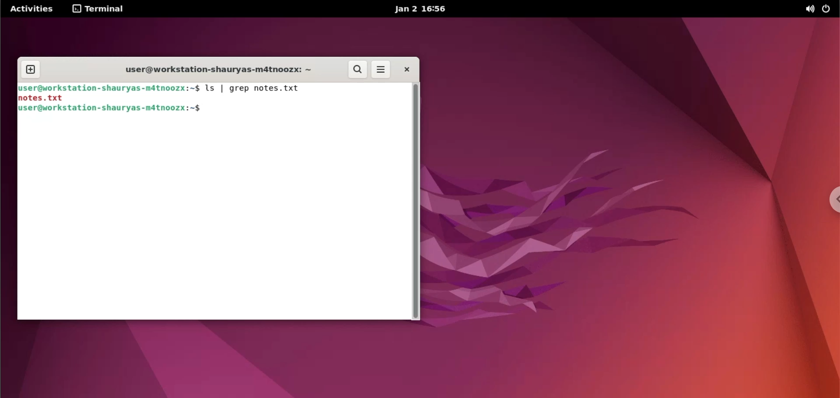 The width and height of the screenshot is (840, 398). What do you see at coordinates (32, 67) in the screenshot?
I see `new tab` at bounding box center [32, 67].